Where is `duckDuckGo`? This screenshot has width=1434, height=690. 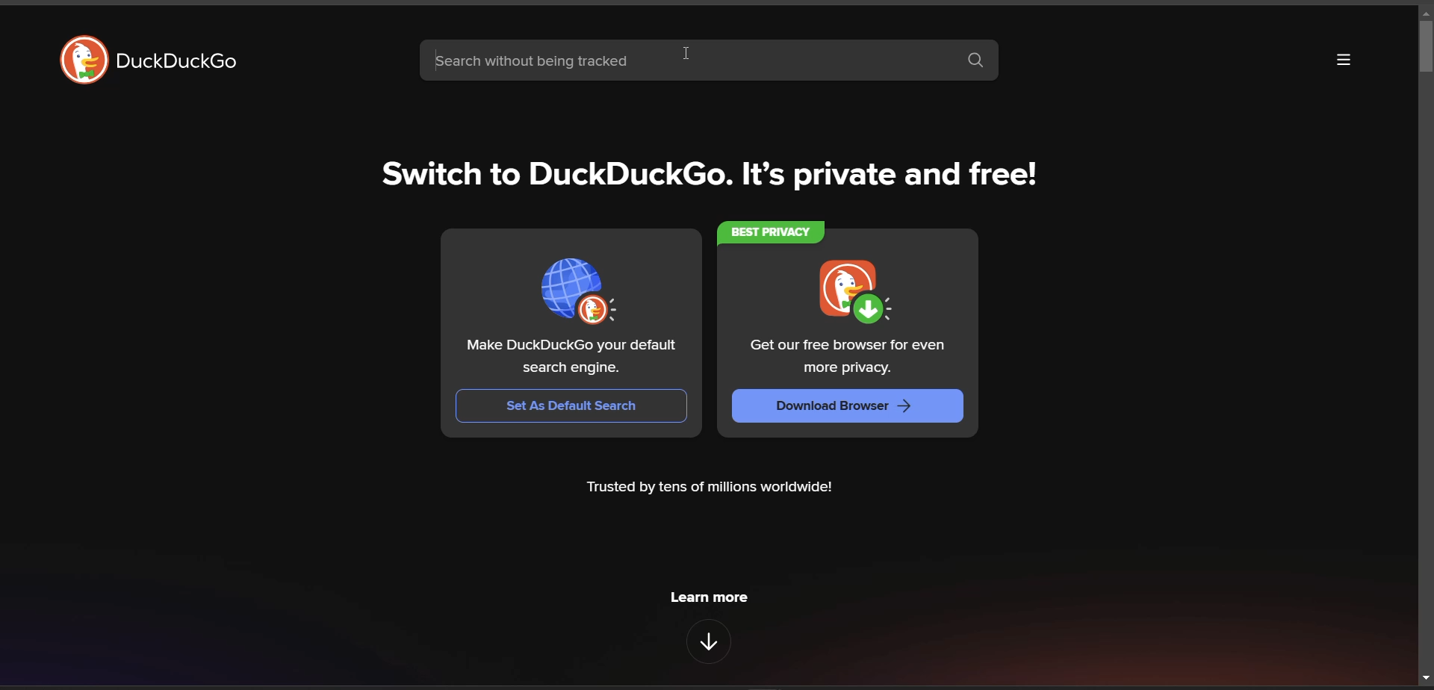 duckDuckGo is located at coordinates (182, 64).